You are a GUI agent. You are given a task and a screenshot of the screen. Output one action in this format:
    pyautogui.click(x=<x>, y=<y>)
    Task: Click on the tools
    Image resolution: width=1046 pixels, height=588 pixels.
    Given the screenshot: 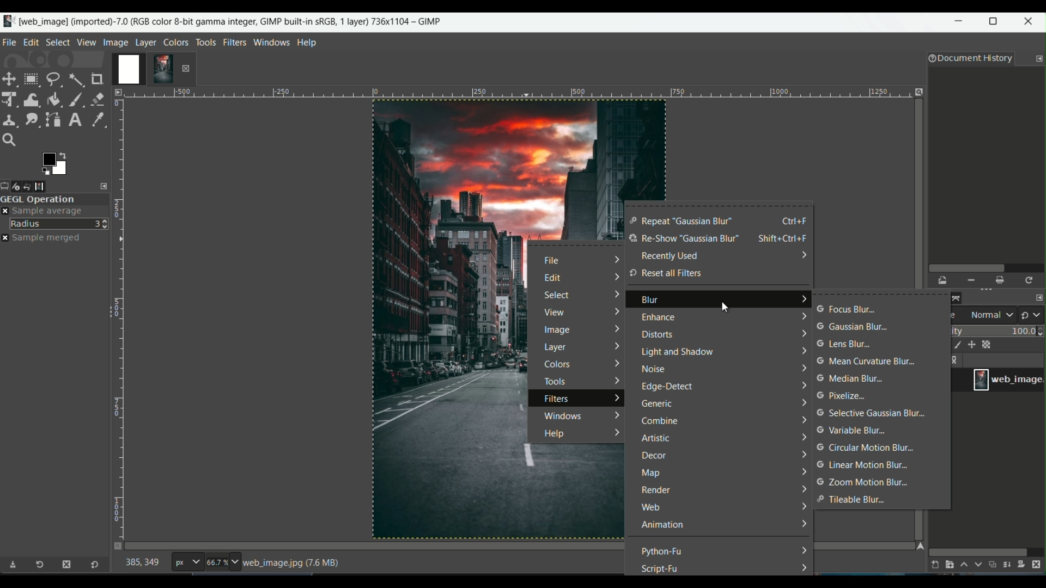 What is the action you would take?
    pyautogui.click(x=554, y=381)
    